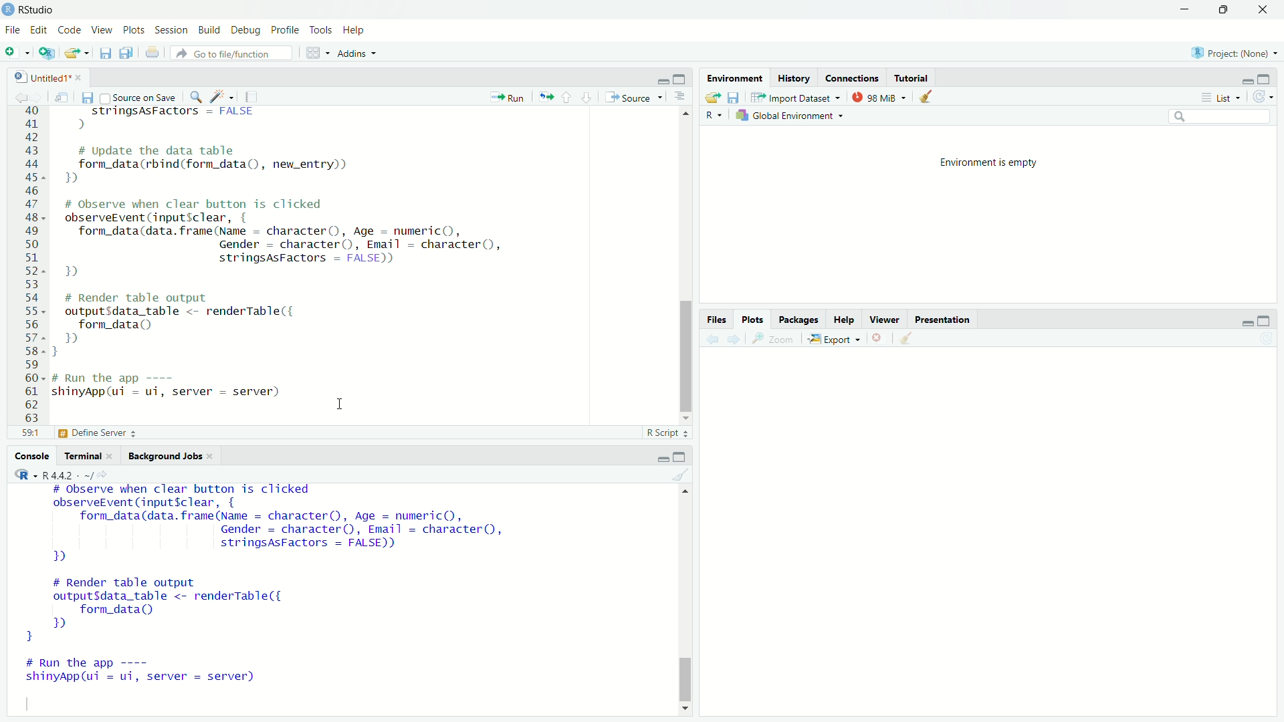  Describe the element at coordinates (1219, 98) in the screenshot. I see `list` at that location.